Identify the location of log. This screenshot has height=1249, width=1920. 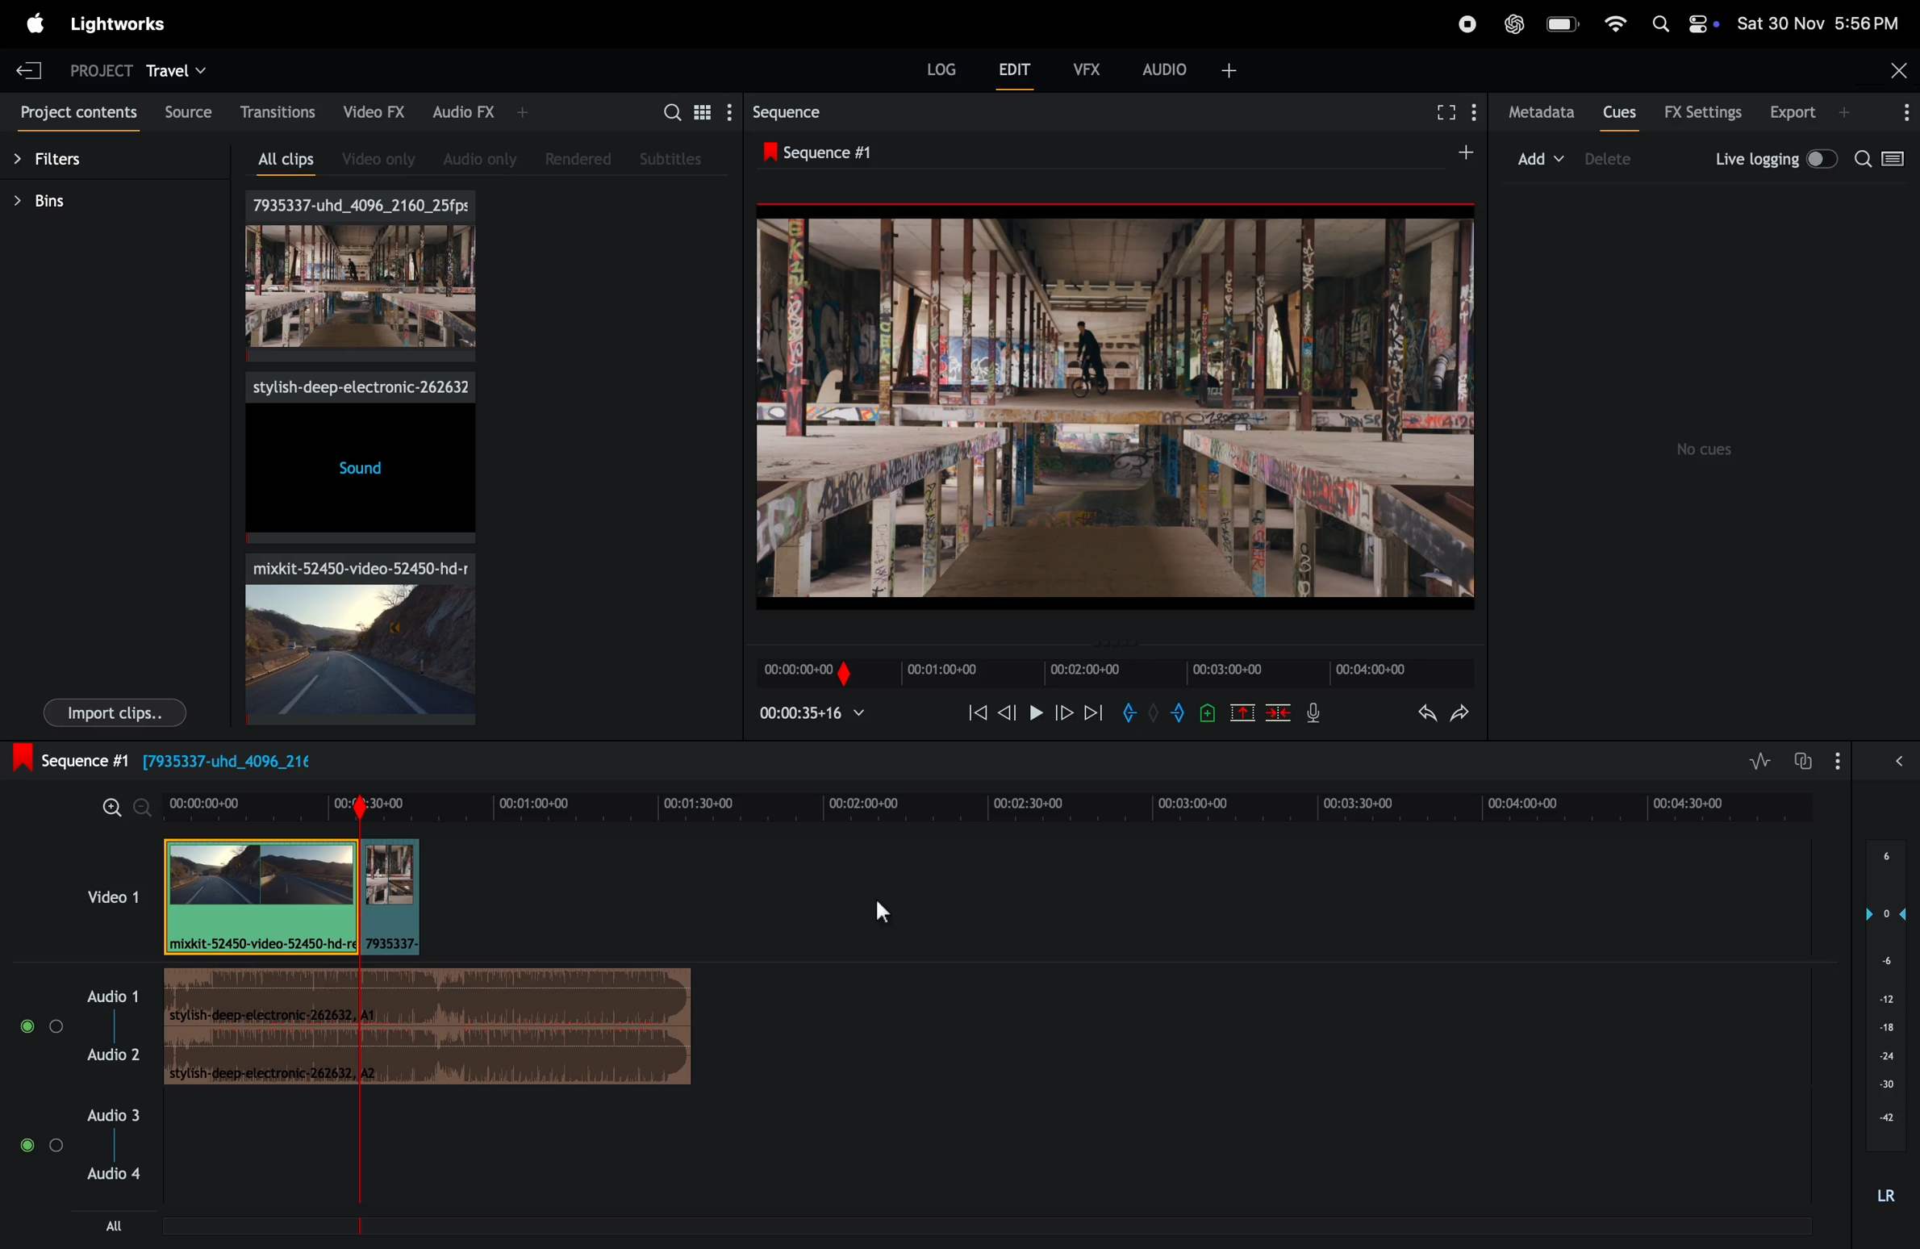
(930, 70).